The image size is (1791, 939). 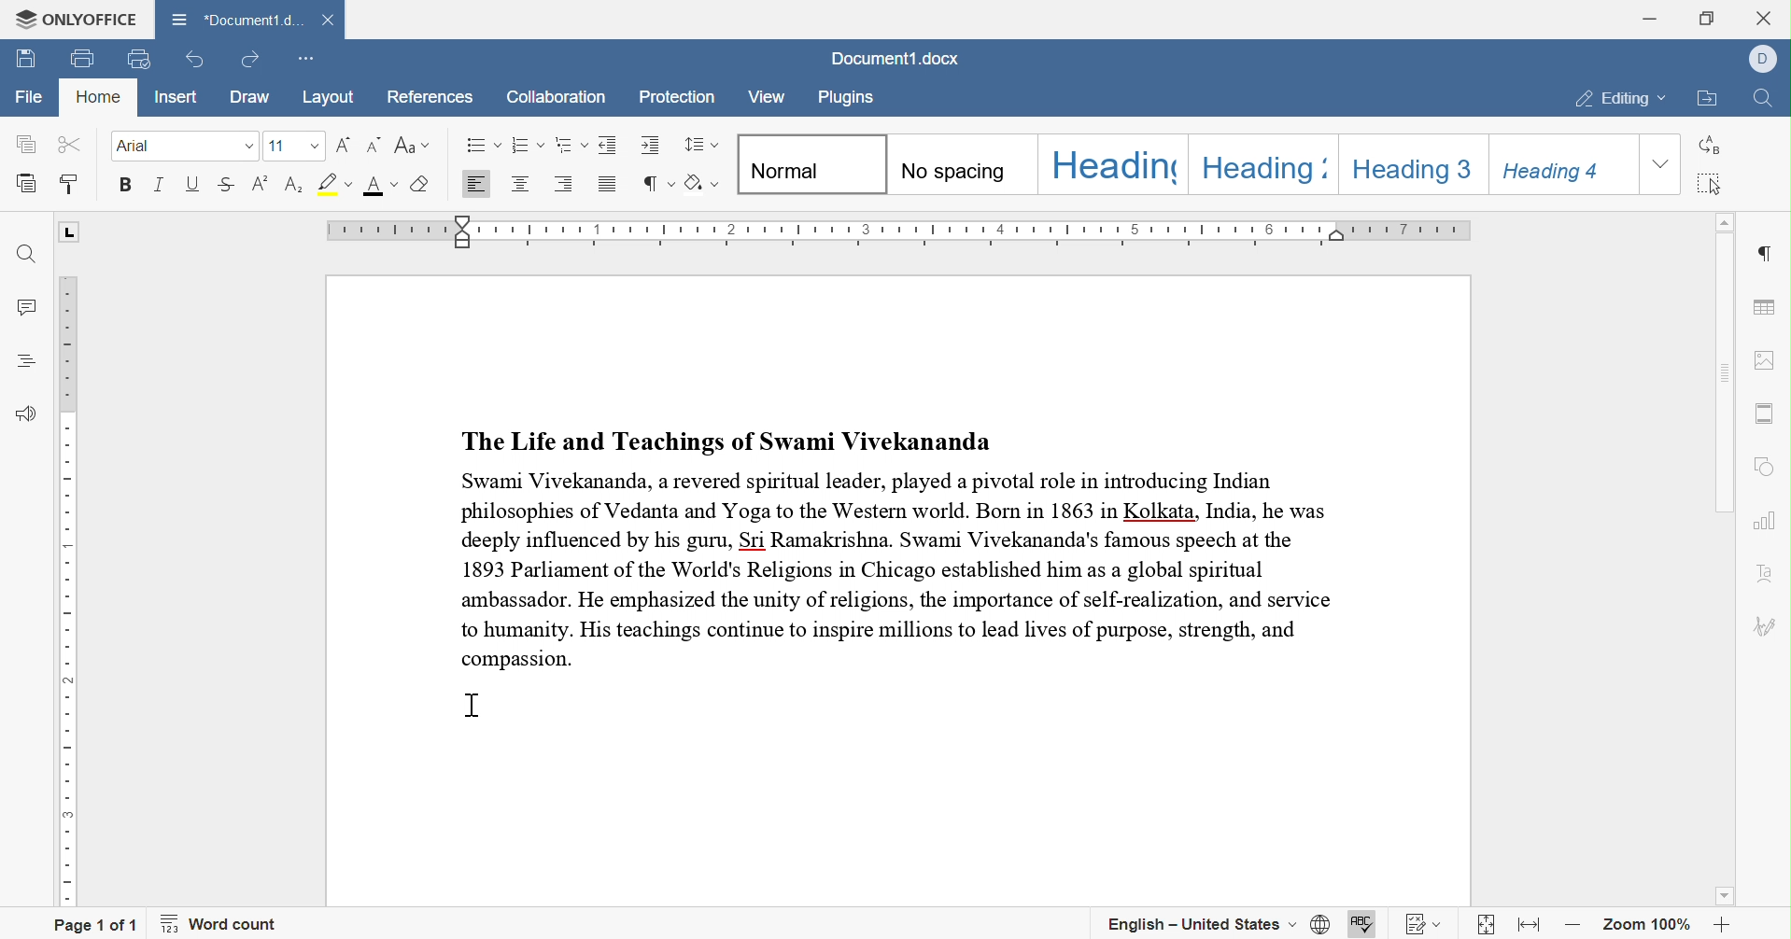 What do you see at coordinates (1487, 929) in the screenshot?
I see `fit to page` at bounding box center [1487, 929].